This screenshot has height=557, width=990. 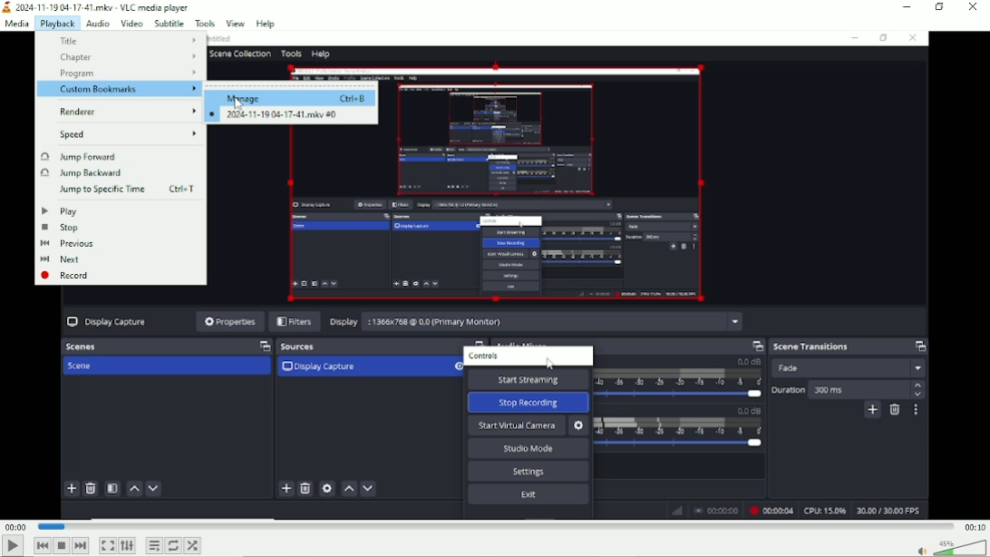 What do you see at coordinates (127, 112) in the screenshot?
I see `renderer` at bounding box center [127, 112].